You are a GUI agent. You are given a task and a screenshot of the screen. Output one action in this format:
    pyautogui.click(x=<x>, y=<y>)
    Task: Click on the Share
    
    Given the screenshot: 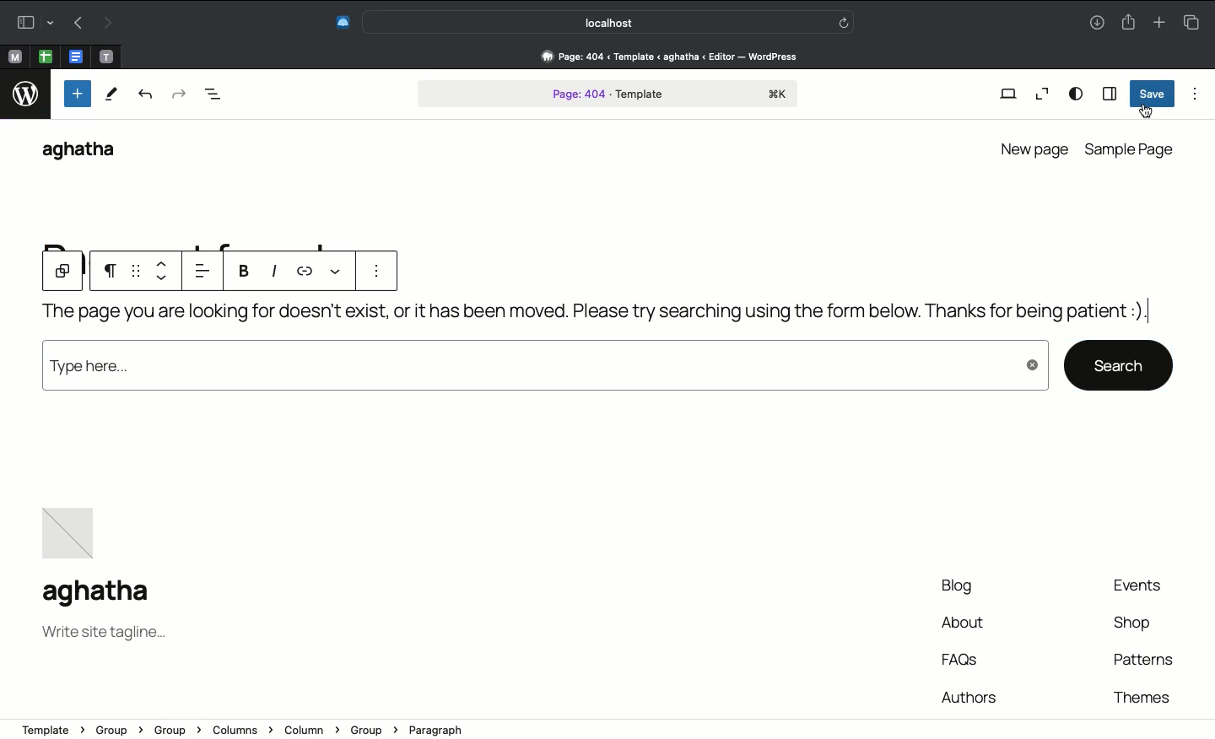 What is the action you would take?
    pyautogui.click(x=1127, y=20)
    